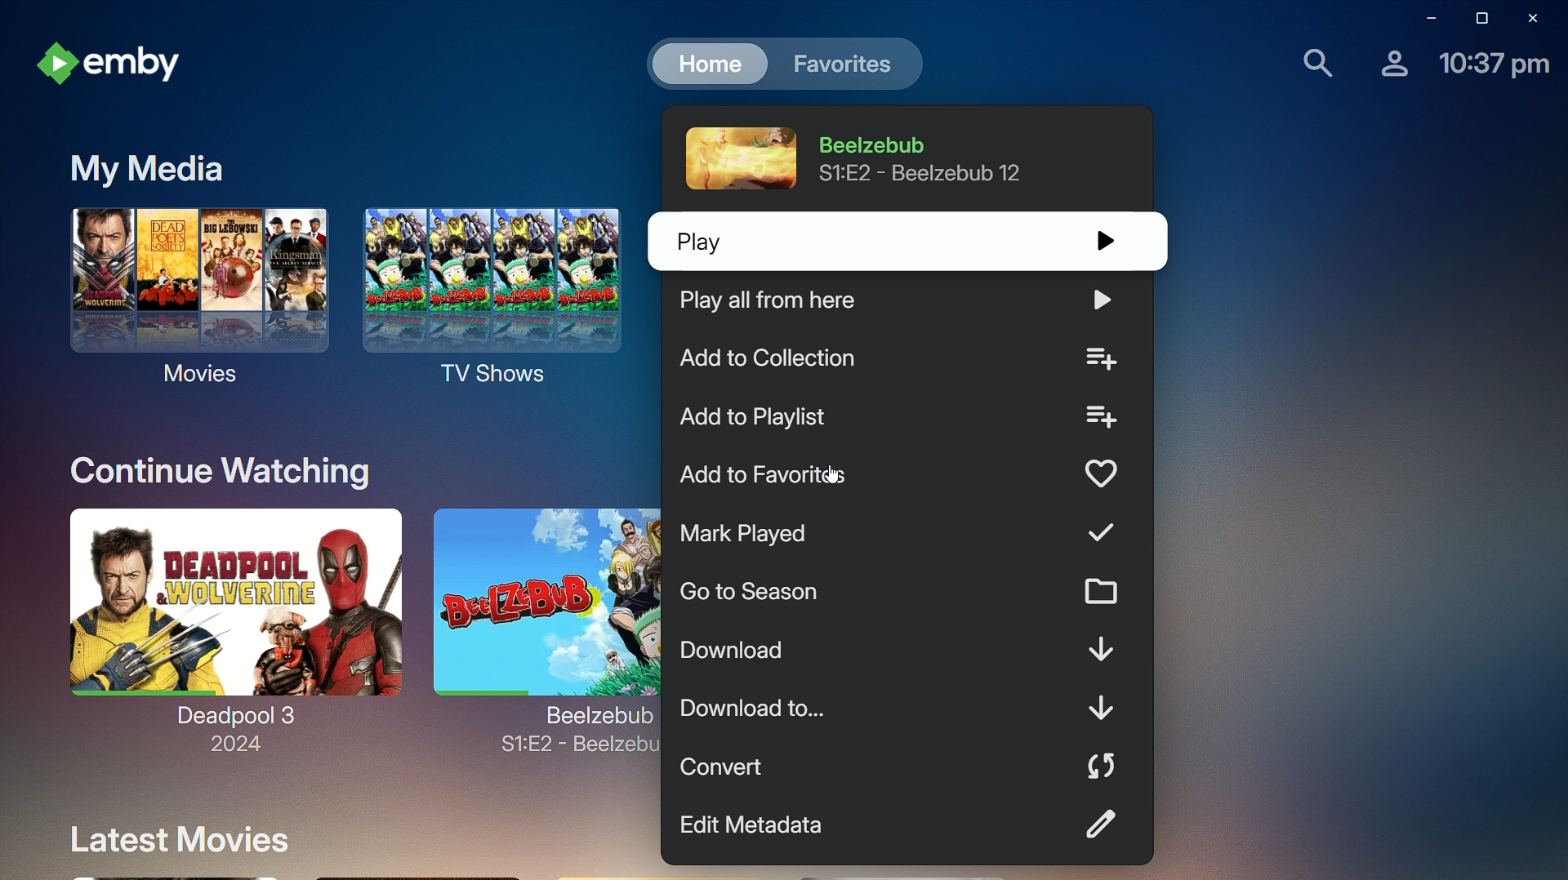  What do you see at coordinates (540, 613) in the screenshot?
I see `Beelzebub` at bounding box center [540, 613].